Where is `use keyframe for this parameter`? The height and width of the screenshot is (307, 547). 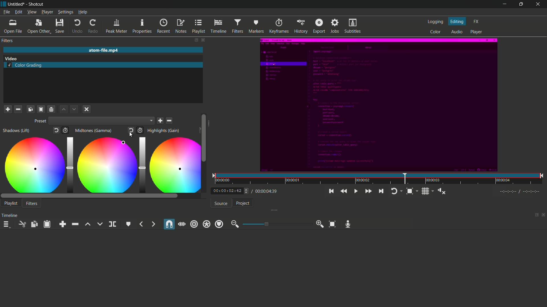
use keyframe for this parameter is located at coordinates (67, 131).